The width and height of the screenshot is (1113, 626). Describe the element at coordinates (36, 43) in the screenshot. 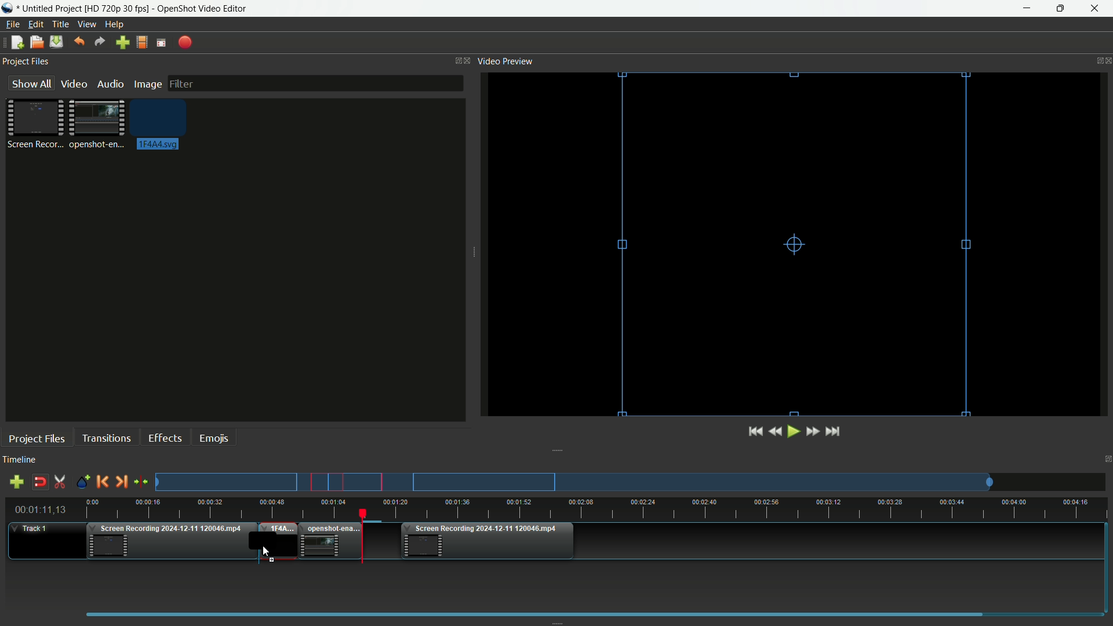

I see `Open file` at that location.